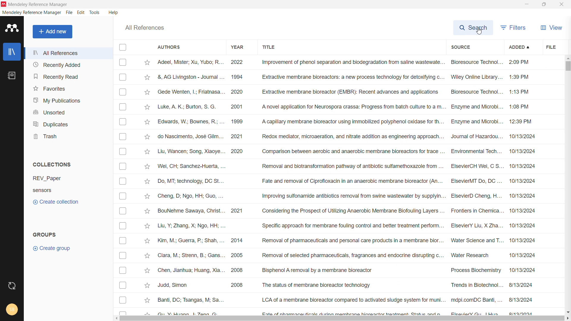  What do you see at coordinates (347, 240) in the screenshot?
I see `Kim, M.; Guerra, P; Shah, ... 2014 Removal of pharmaceuticals and personal care products in a membrane bior... Water Science and T... 10/13/2024` at bounding box center [347, 240].